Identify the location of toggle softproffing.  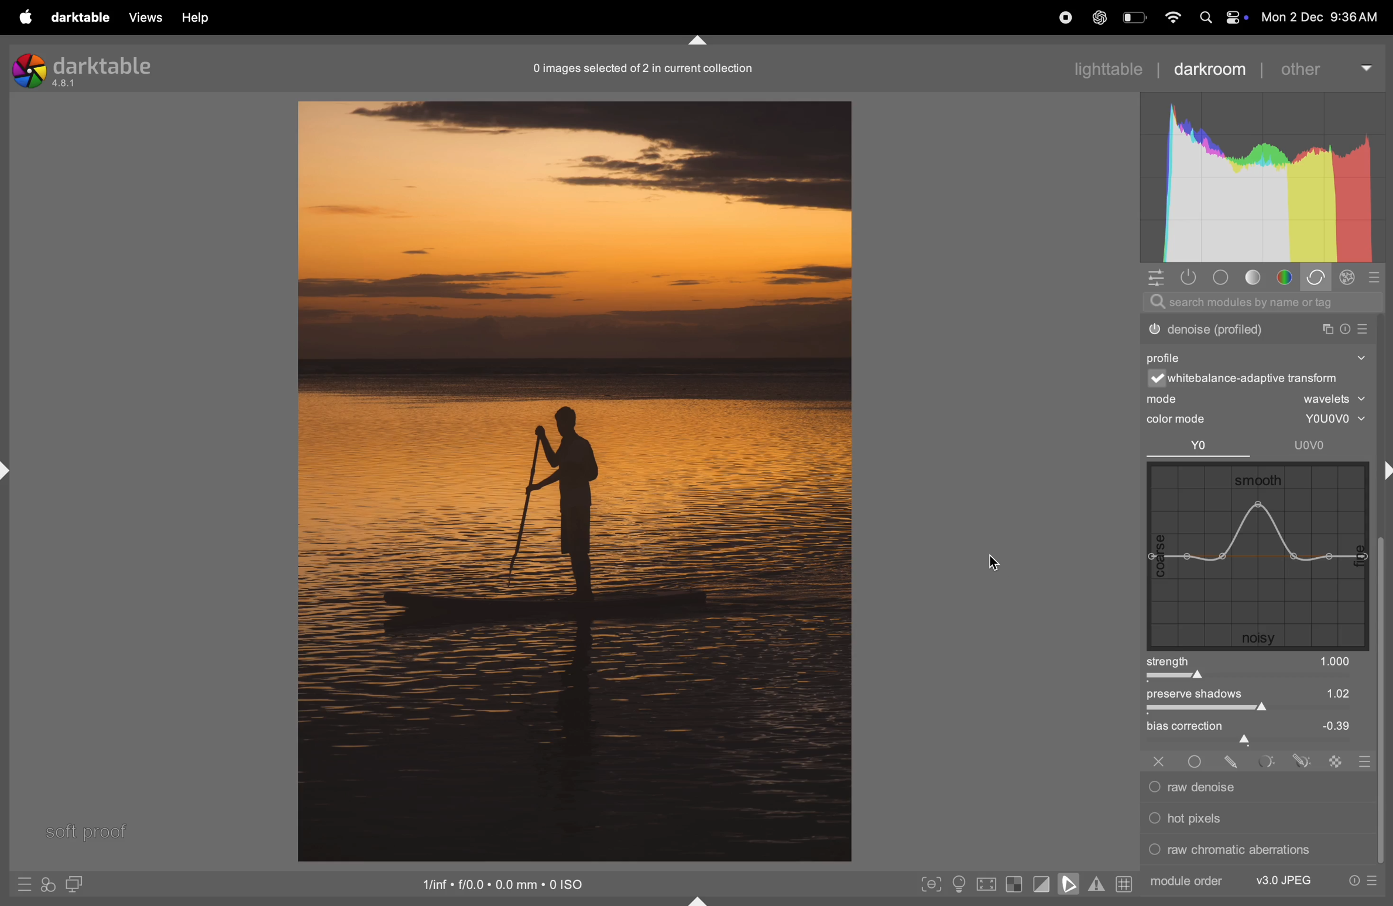
(1069, 886).